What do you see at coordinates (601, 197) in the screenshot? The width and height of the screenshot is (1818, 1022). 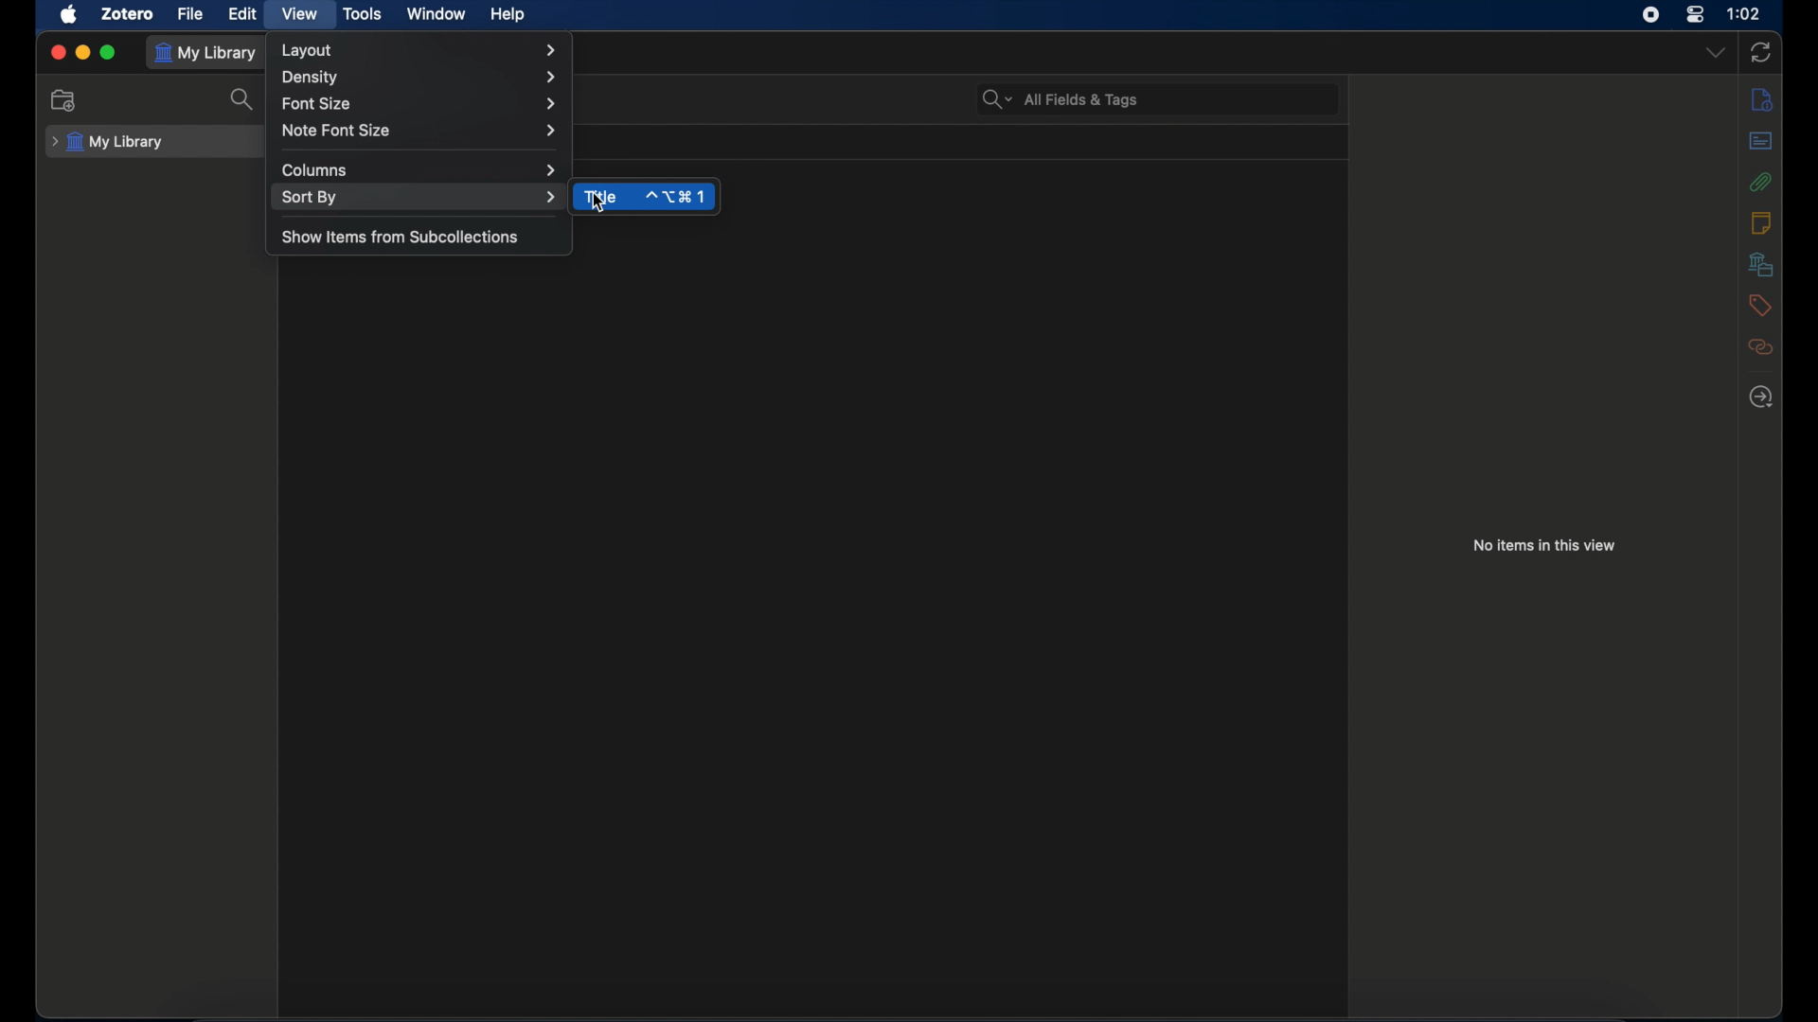 I see `title` at bounding box center [601, 197].